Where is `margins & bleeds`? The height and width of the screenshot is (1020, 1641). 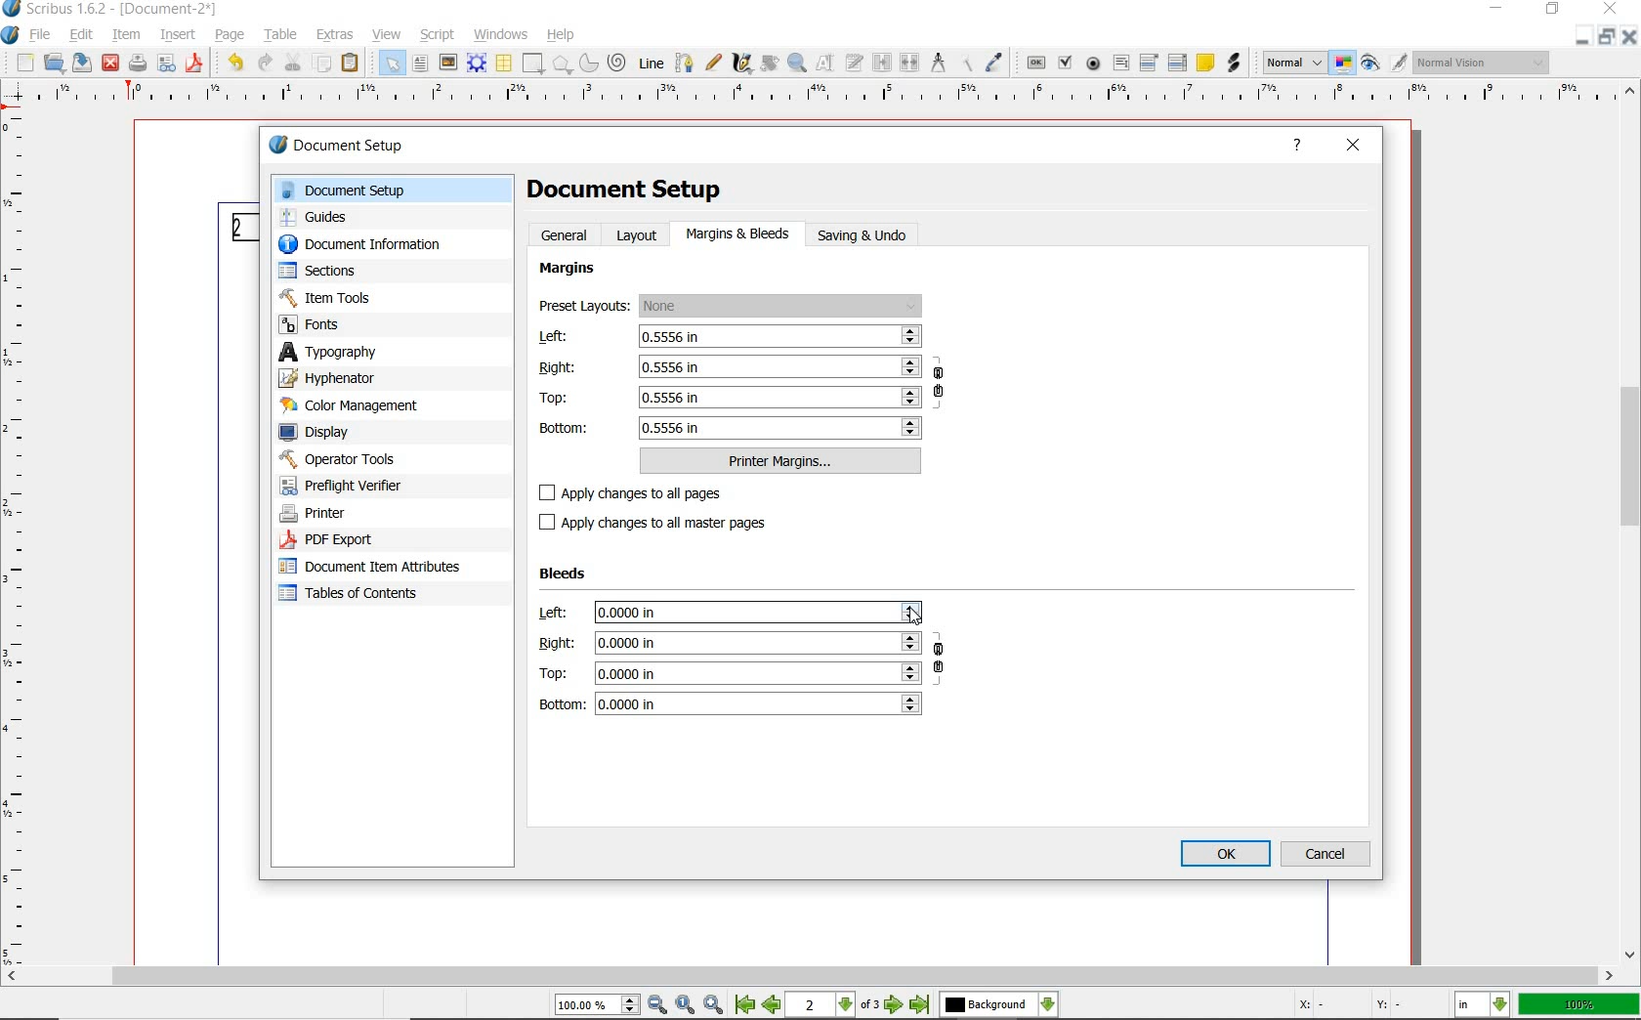 margins & bleeds is located at coordinates (738, 235).